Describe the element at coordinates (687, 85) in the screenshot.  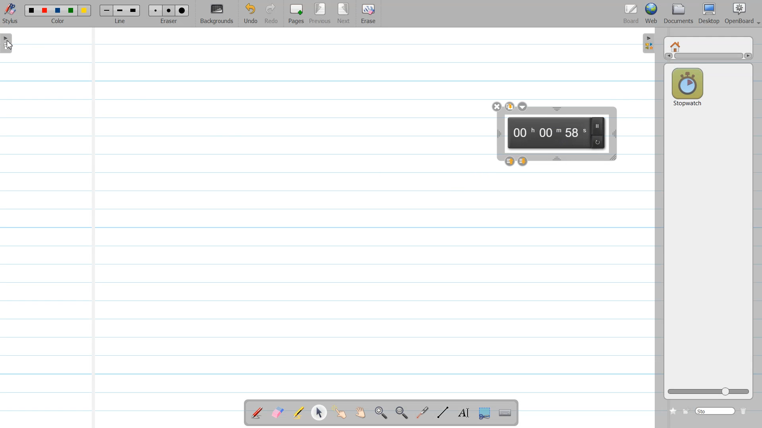
I see `Stop watch` at that location.